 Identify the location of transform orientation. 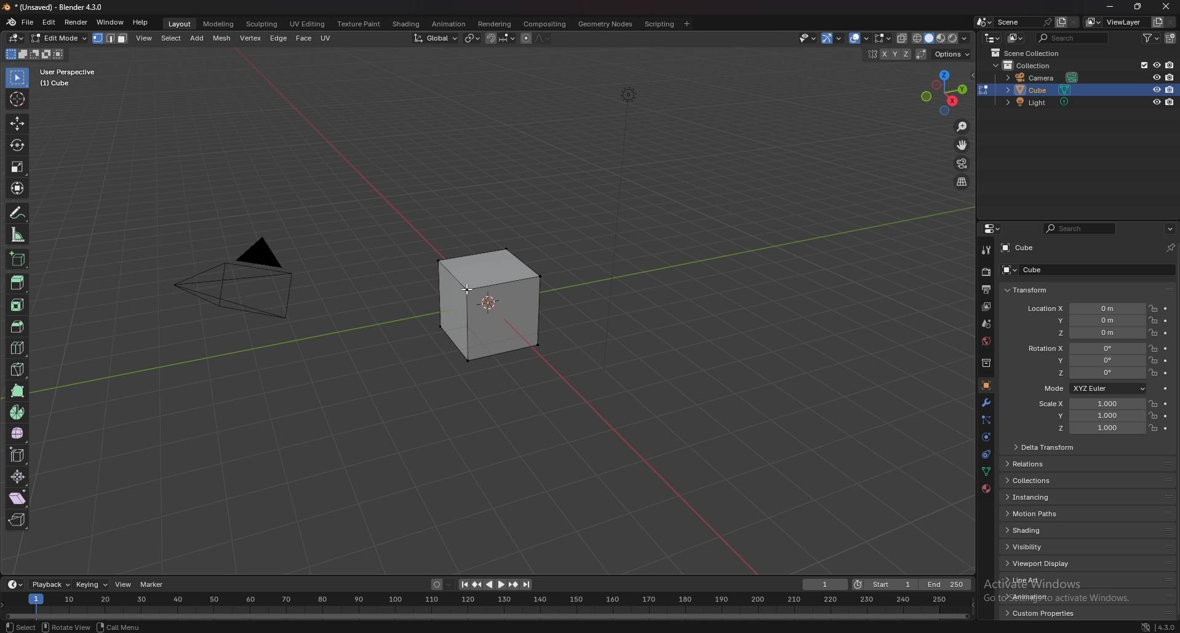
(435, 39).